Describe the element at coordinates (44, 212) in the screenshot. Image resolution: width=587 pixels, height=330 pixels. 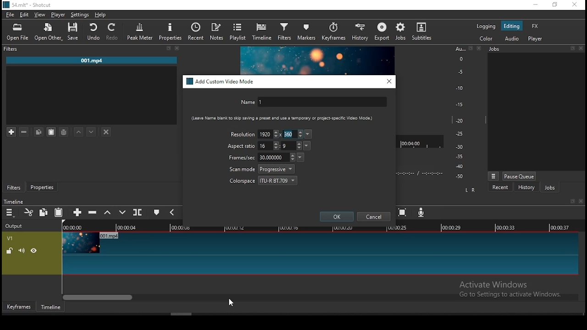
I see `copy` at that location.